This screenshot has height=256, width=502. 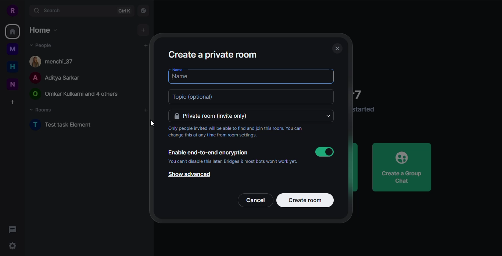 What do you see at coordinates (194, 96) in the screenshot?
I see `topic` at bounding box center [194, 96].